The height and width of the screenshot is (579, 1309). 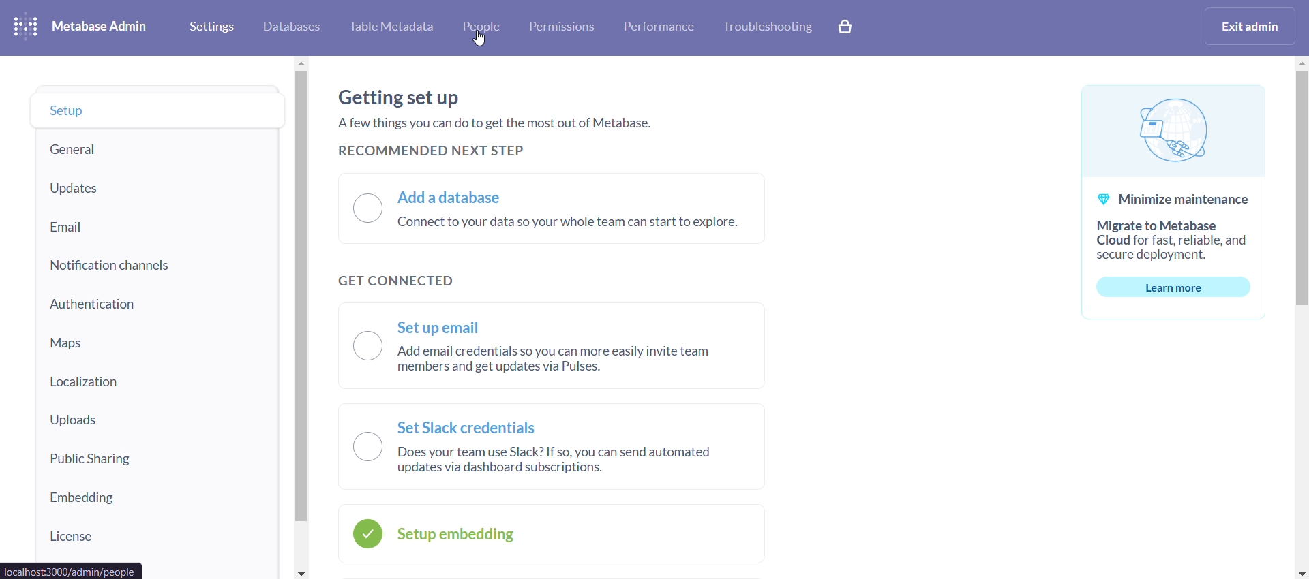 What do you see at coordinates (847, 28) in the screenshot?
I see `explore paid features` at bounding box center [847, 28].